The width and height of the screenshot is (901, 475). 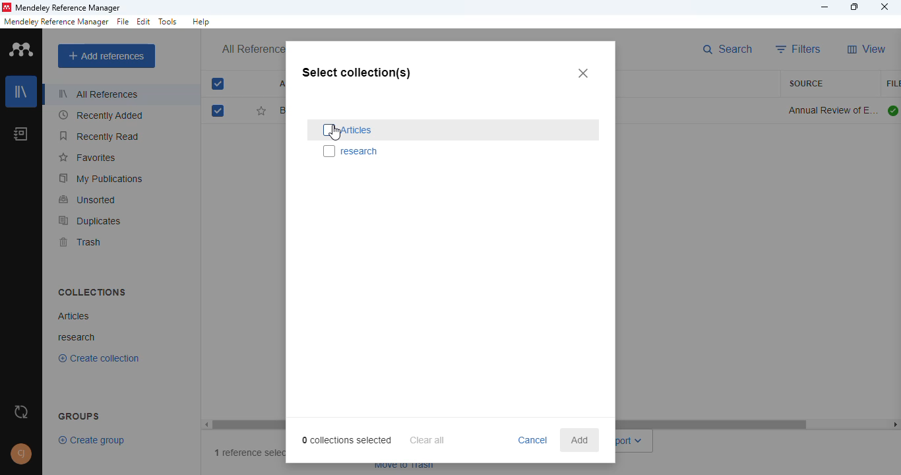 What do you see at coordinates (79, 414) in the screenshot?
I see `groups` at bounding box center [79, 414].